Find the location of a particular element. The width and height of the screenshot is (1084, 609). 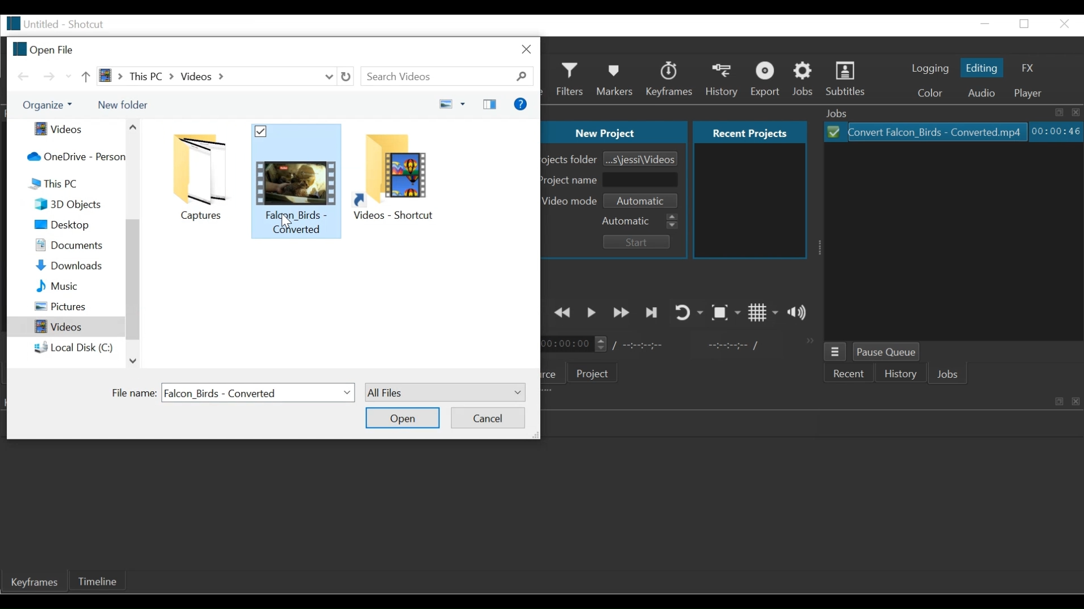

New Project is located at coordinates (614, 132).